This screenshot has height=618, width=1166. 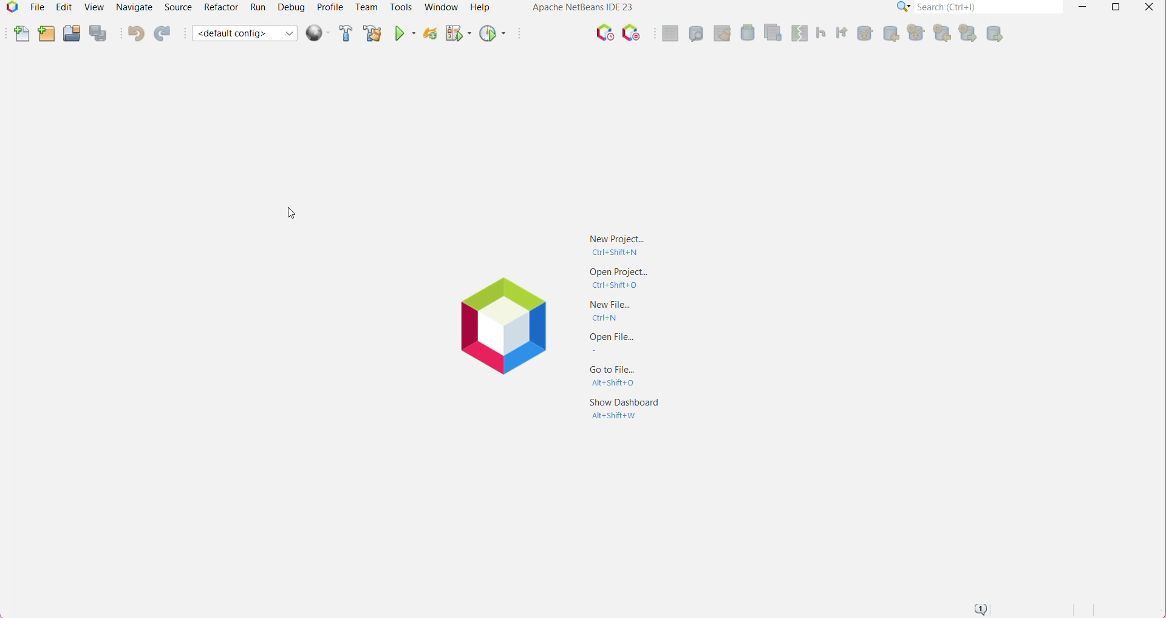 I want to click on Debug Main Project, so click(x=457, y=36).